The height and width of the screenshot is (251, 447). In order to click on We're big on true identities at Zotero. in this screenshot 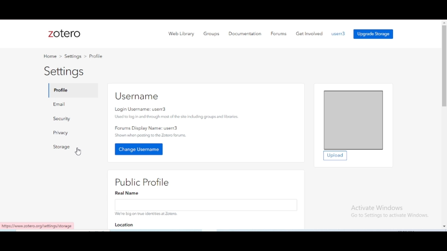, I will do `click(147, 214)`.